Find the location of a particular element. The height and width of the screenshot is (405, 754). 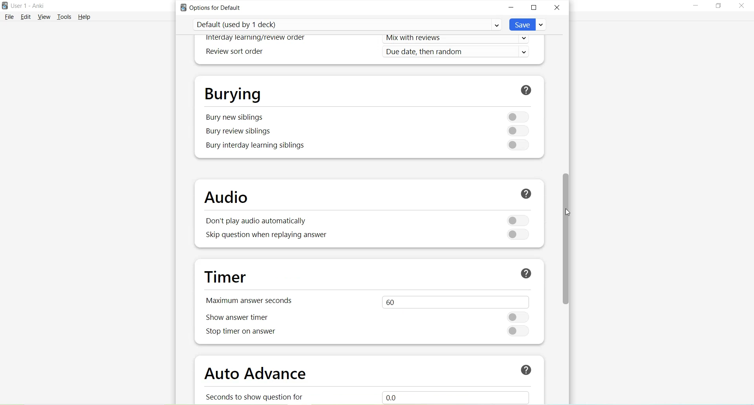

Close is located at coordinates (741, 7).